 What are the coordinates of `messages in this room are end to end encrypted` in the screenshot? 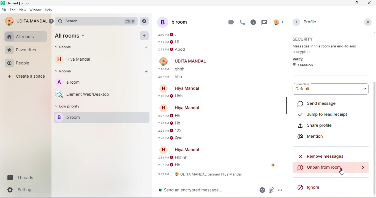 It's located at (328, 49).